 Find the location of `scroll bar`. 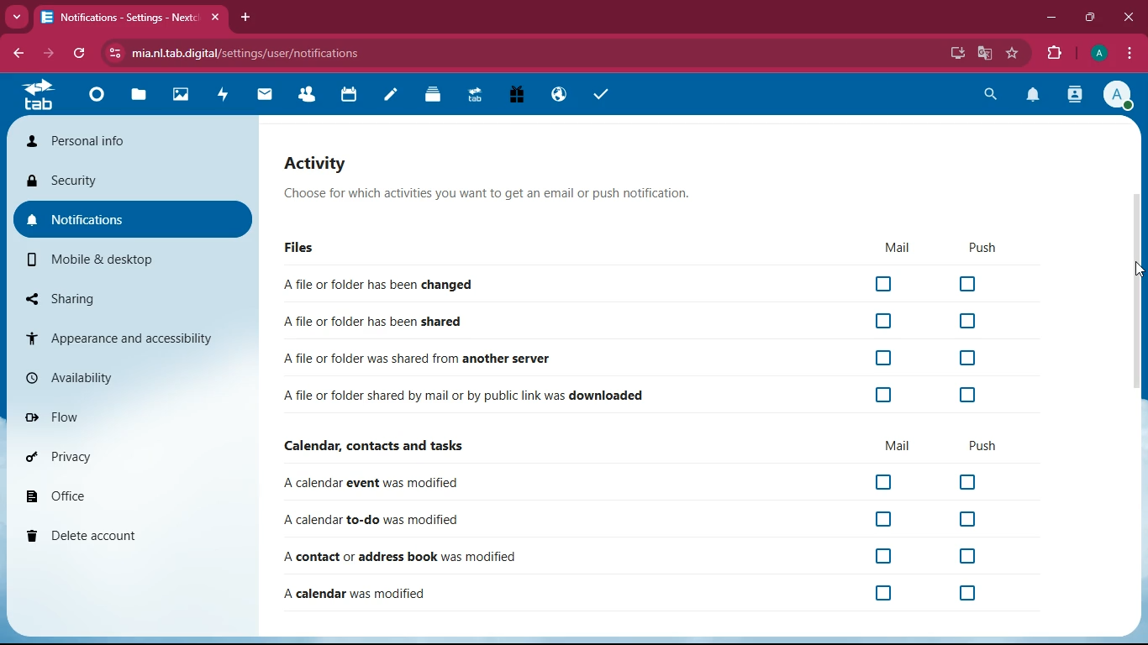

scroll bar is located at coordinates (1134, 288).